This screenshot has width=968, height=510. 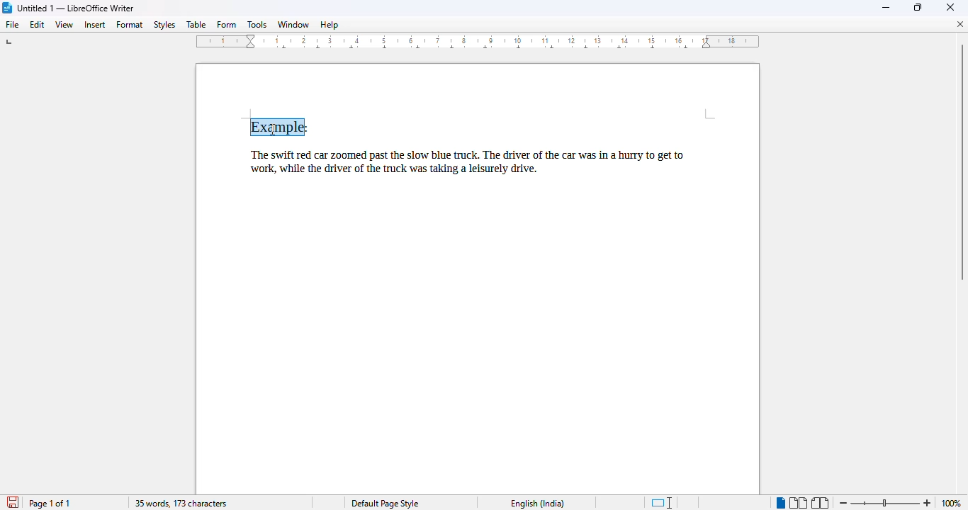 I want to click on ruler, so click(x=481, y=44).